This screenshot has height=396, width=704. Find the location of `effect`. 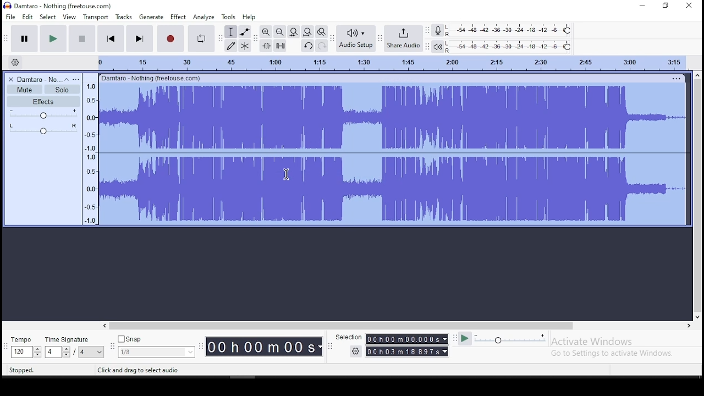

effect is located at coordinates (179, 18).